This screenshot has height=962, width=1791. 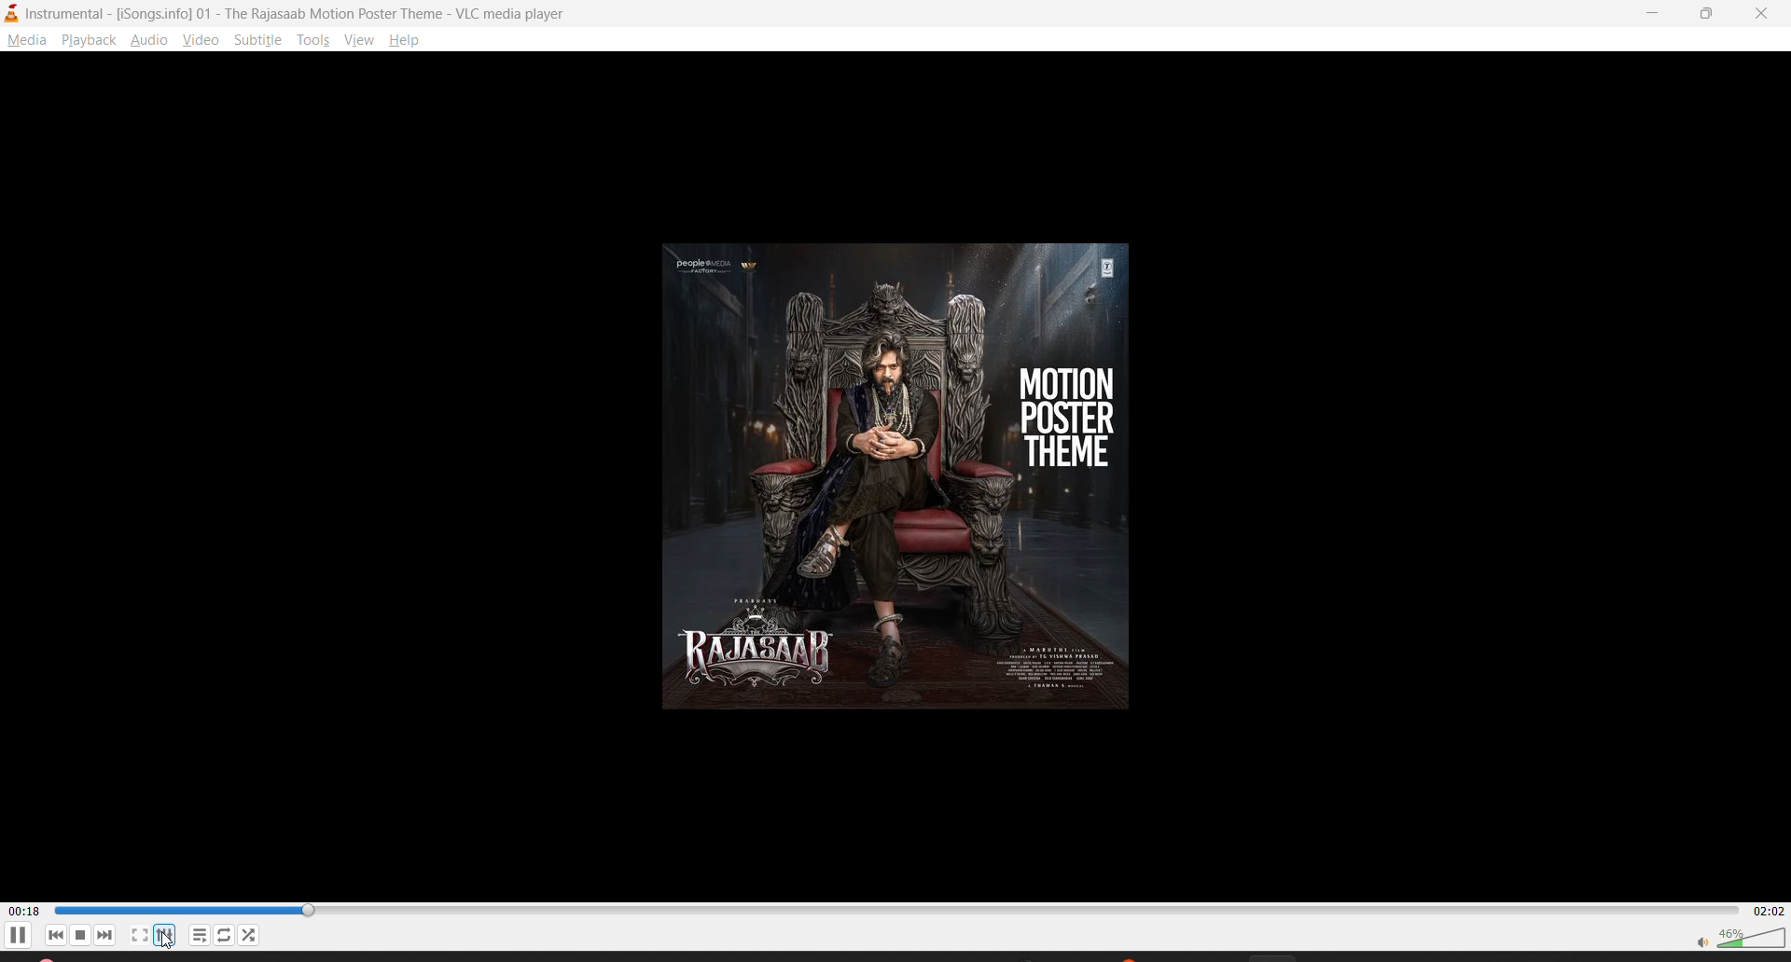 I want to click on volume, so click(x=1740, y=936).